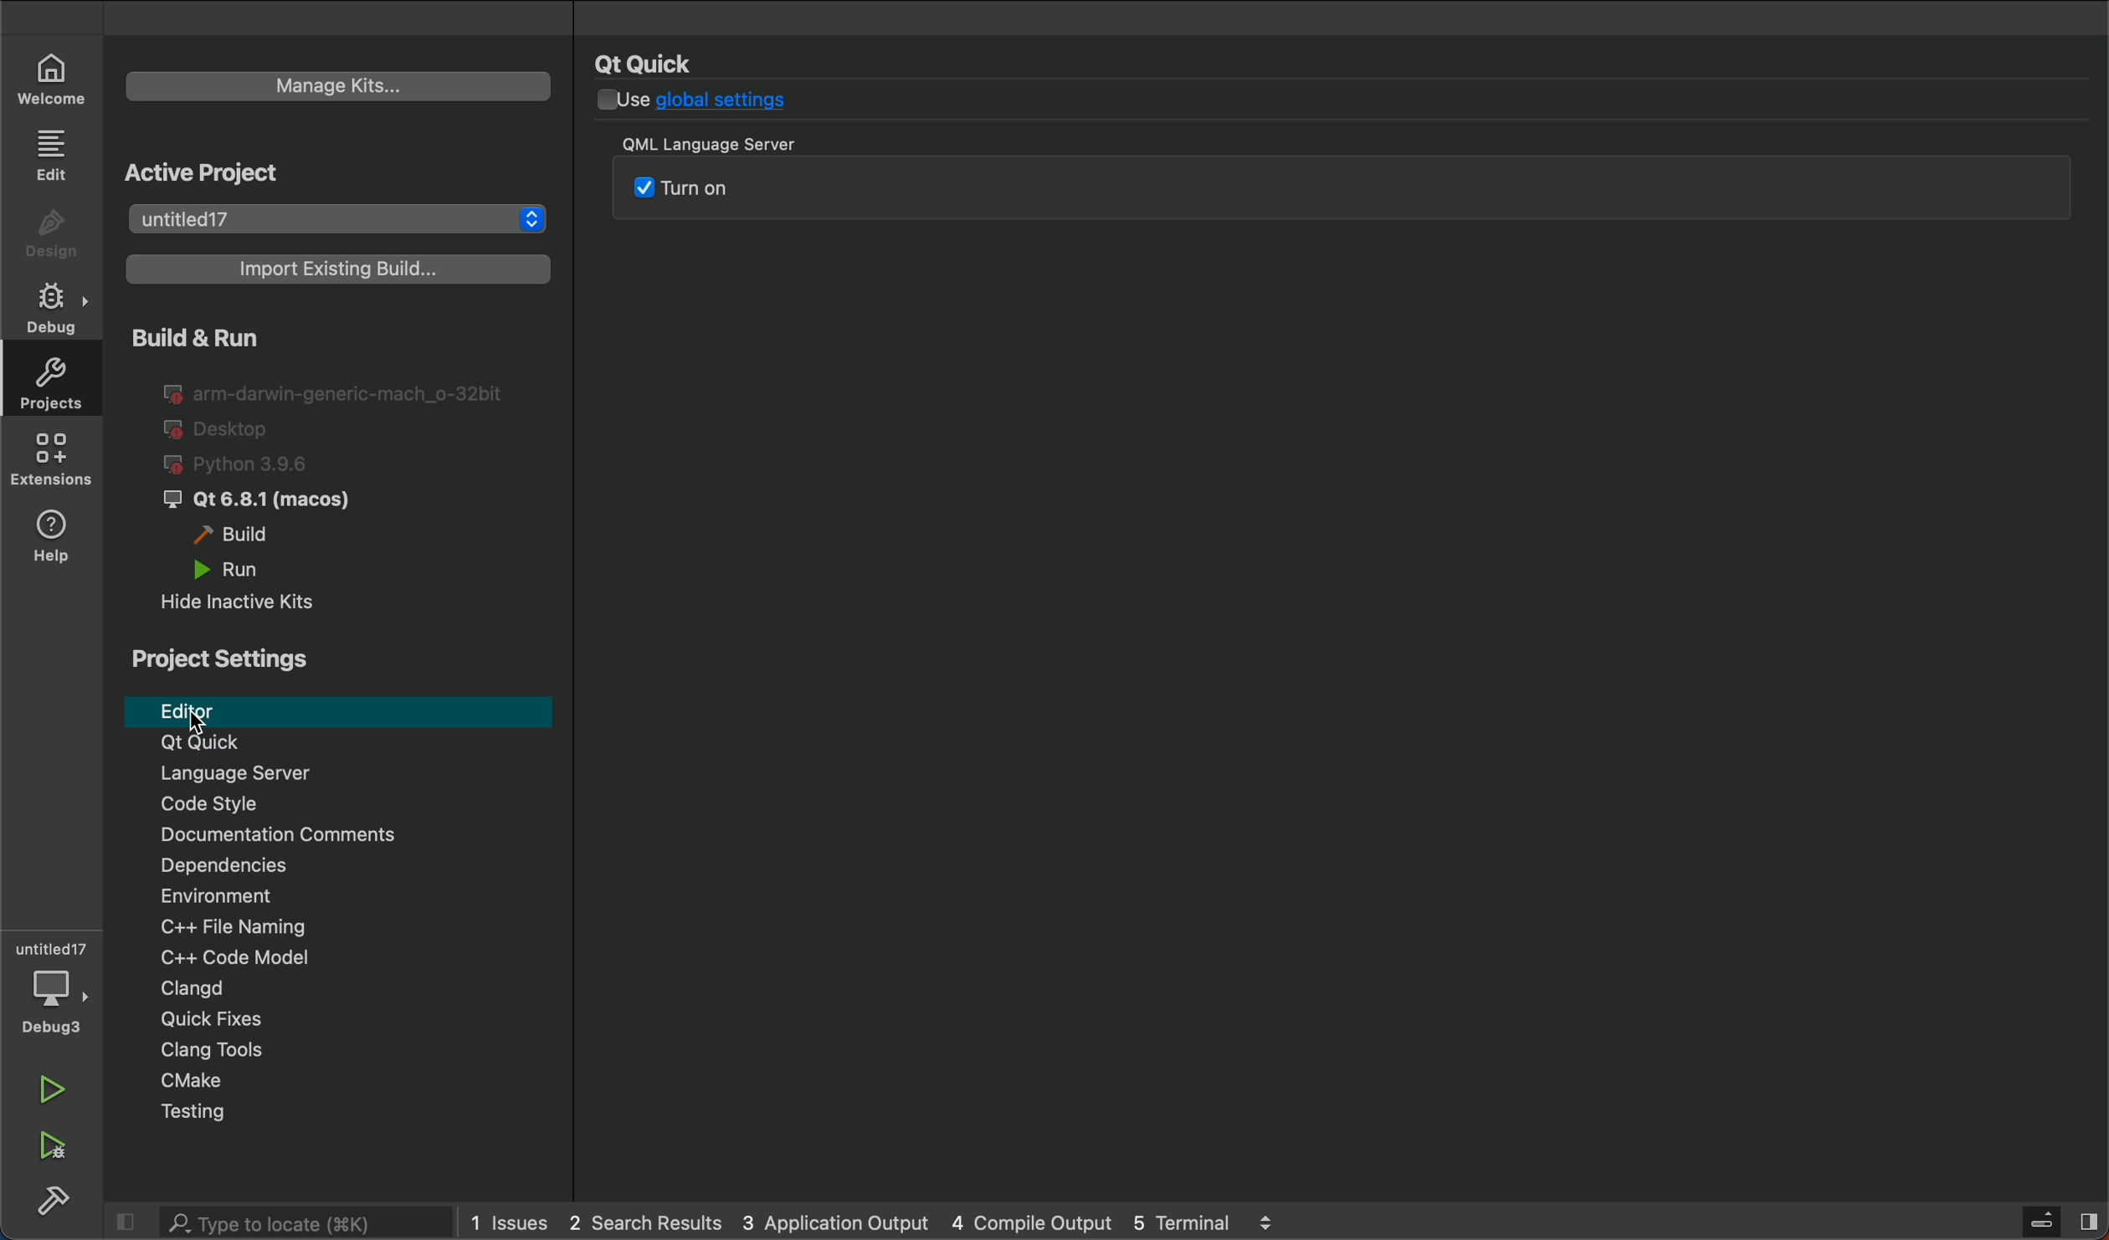 Image resolution: width=2109 pixels, height=1240 pixels. What do you see at coordinates (360, 807) in the screenshot?
I see `code style` at bounding box center [360, 807].